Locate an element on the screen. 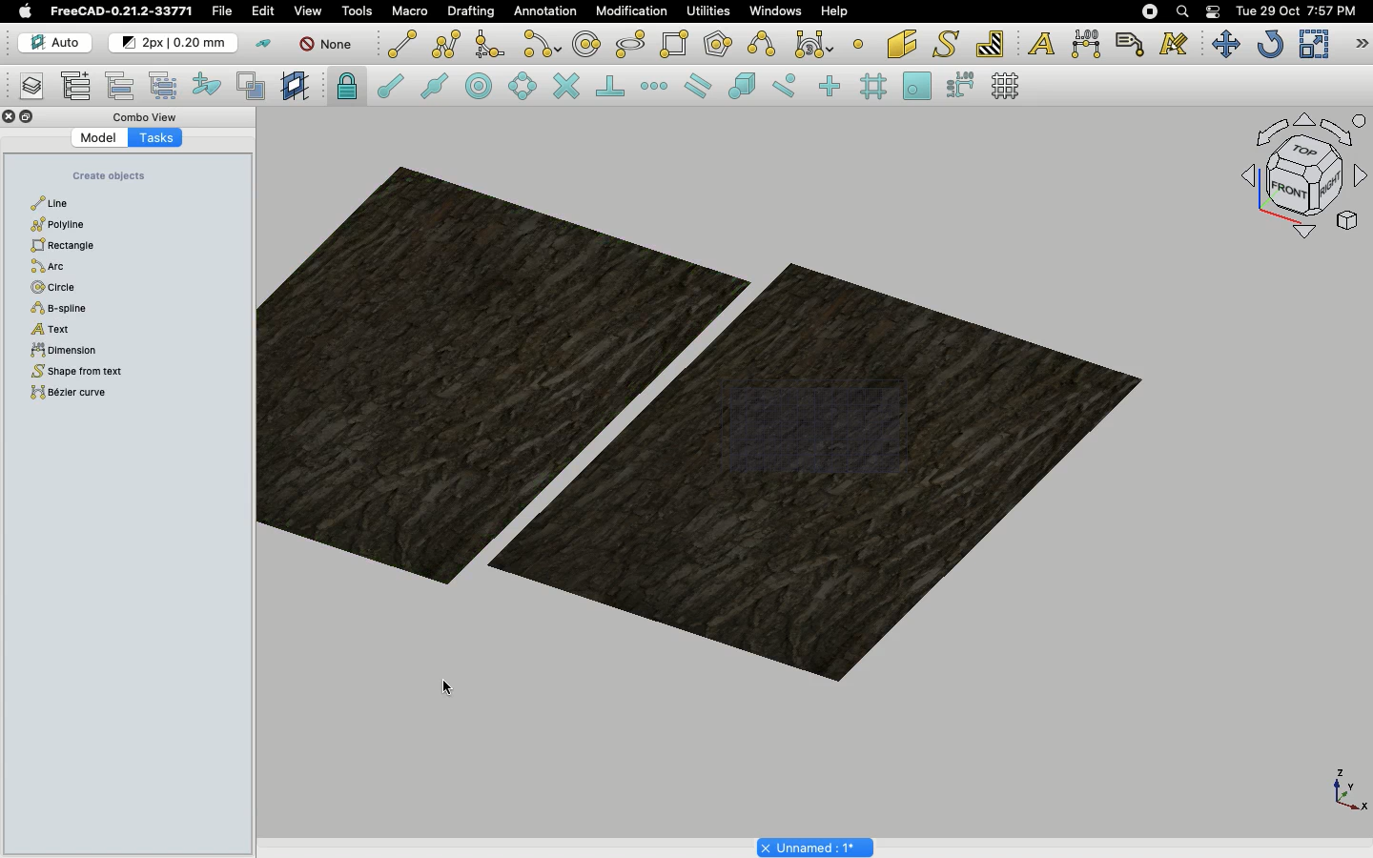 This screenshot has height=858, width=1373. Snap angle is located at coordinates (523, 88).